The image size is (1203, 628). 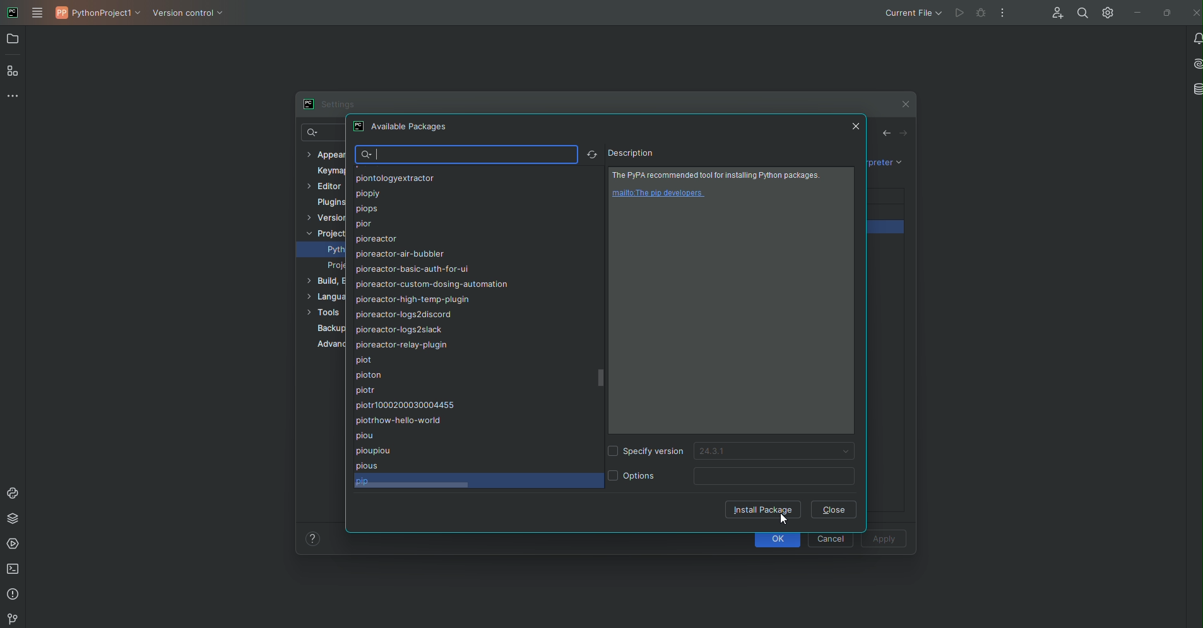 What do you see at coordinates (320, 134) in the screenshot?
I see `Search` at bounding box center [320, 134].